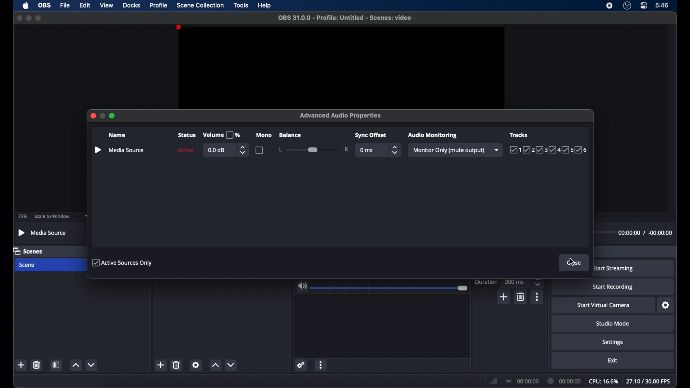  What do you see at coordinates (603, 382) in the screenshot?
I see `cpu` at bounding box center [603, 382].